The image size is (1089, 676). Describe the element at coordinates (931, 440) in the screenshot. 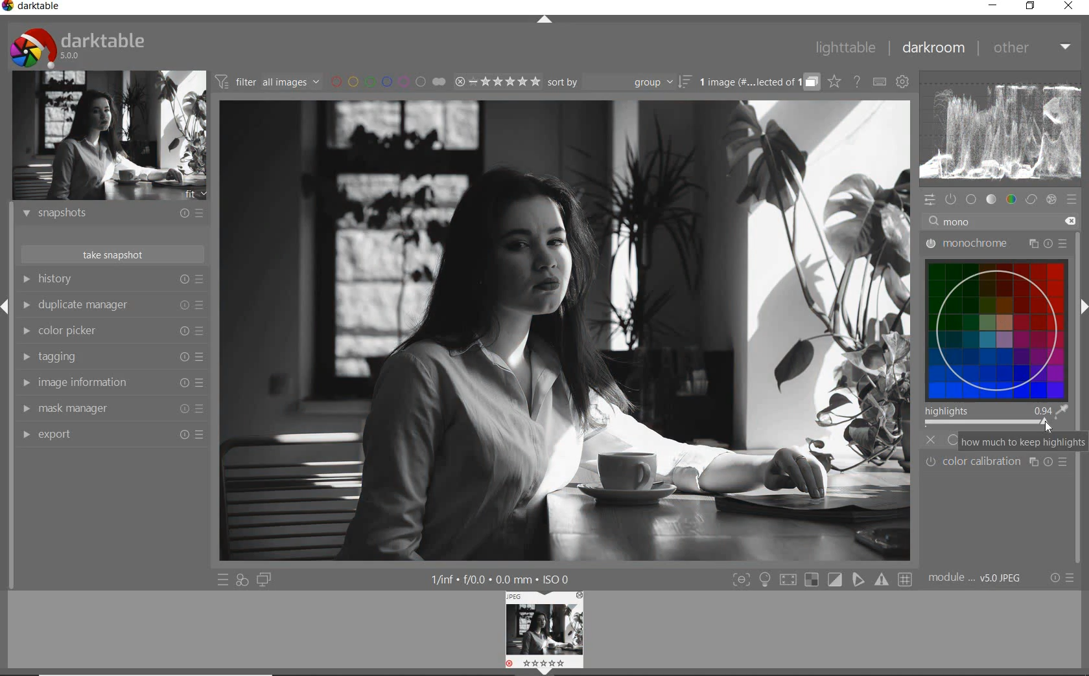

I see `off` at that location.